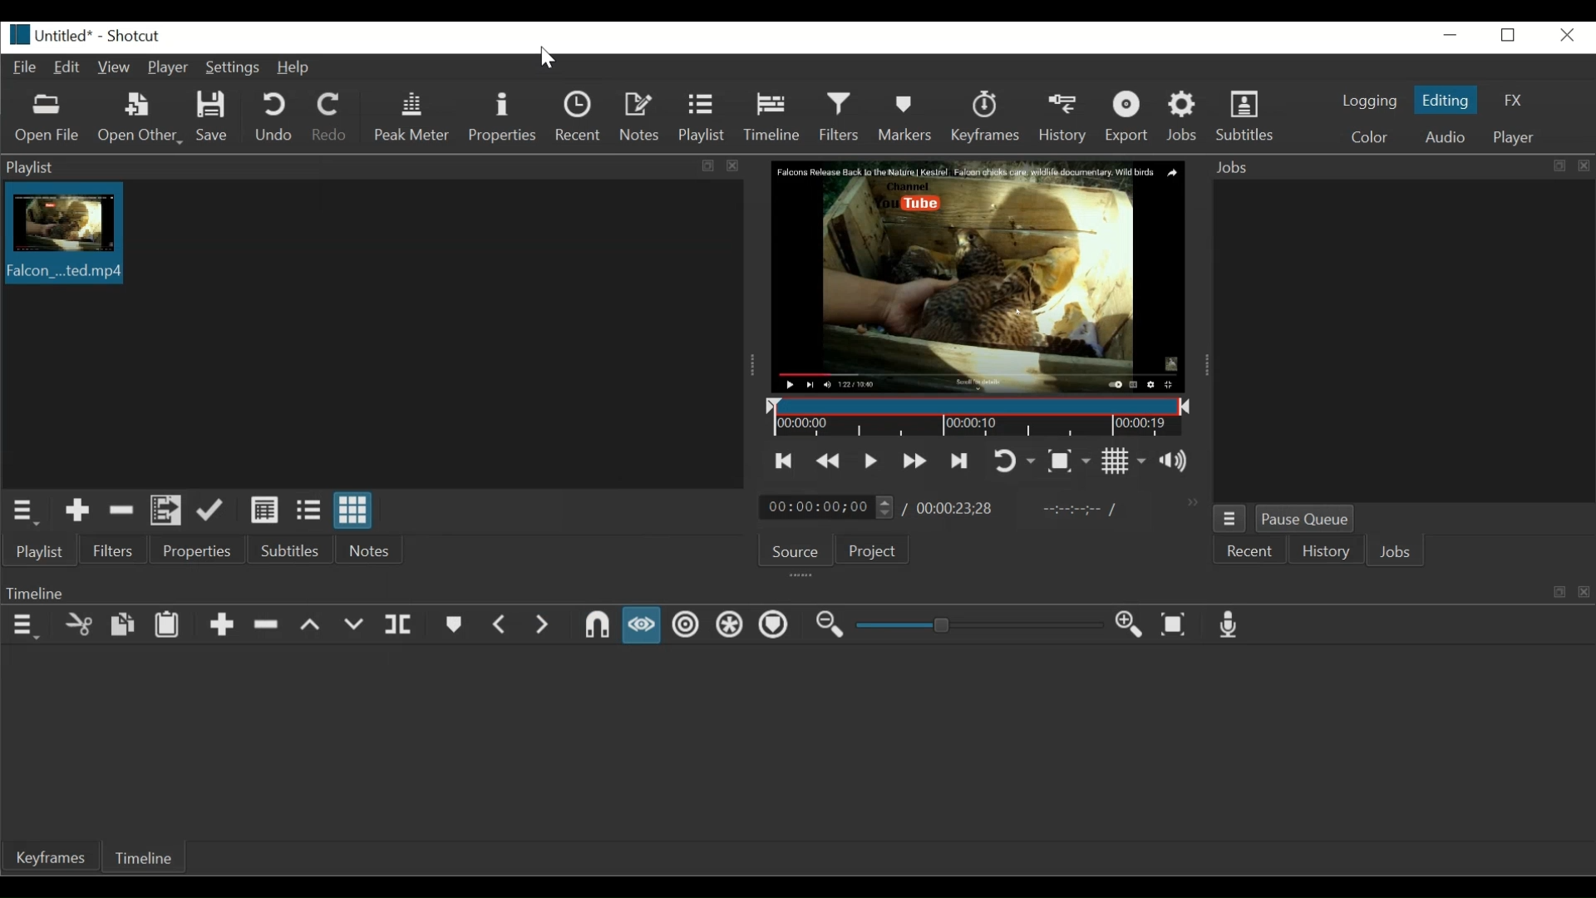  What do you see at coordinates (1370, 100) in the screenshot?
I see `logging` at bounding box center [1370, 100].